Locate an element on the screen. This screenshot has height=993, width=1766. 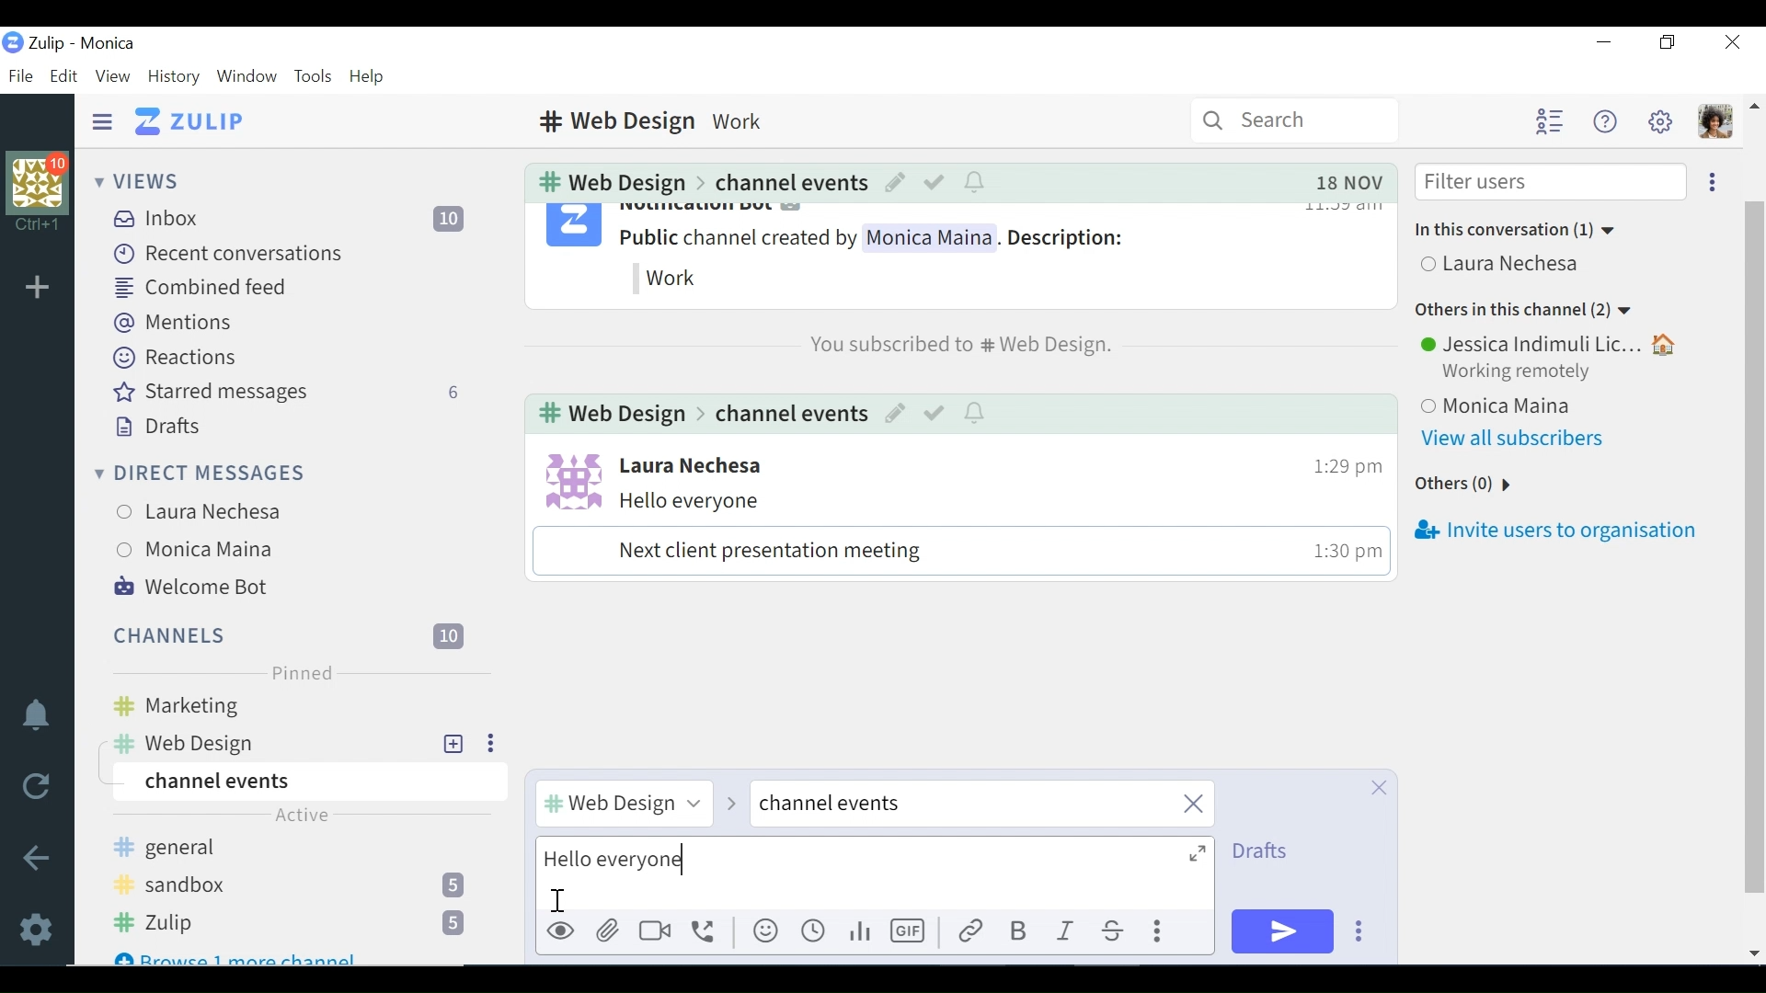
Invite users to organisation is located at coordinates (1554, 533).